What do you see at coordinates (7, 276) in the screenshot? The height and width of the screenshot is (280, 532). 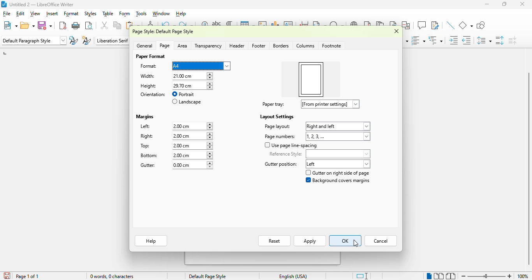 I see `click to save the document` at bounding box center [7, 276].